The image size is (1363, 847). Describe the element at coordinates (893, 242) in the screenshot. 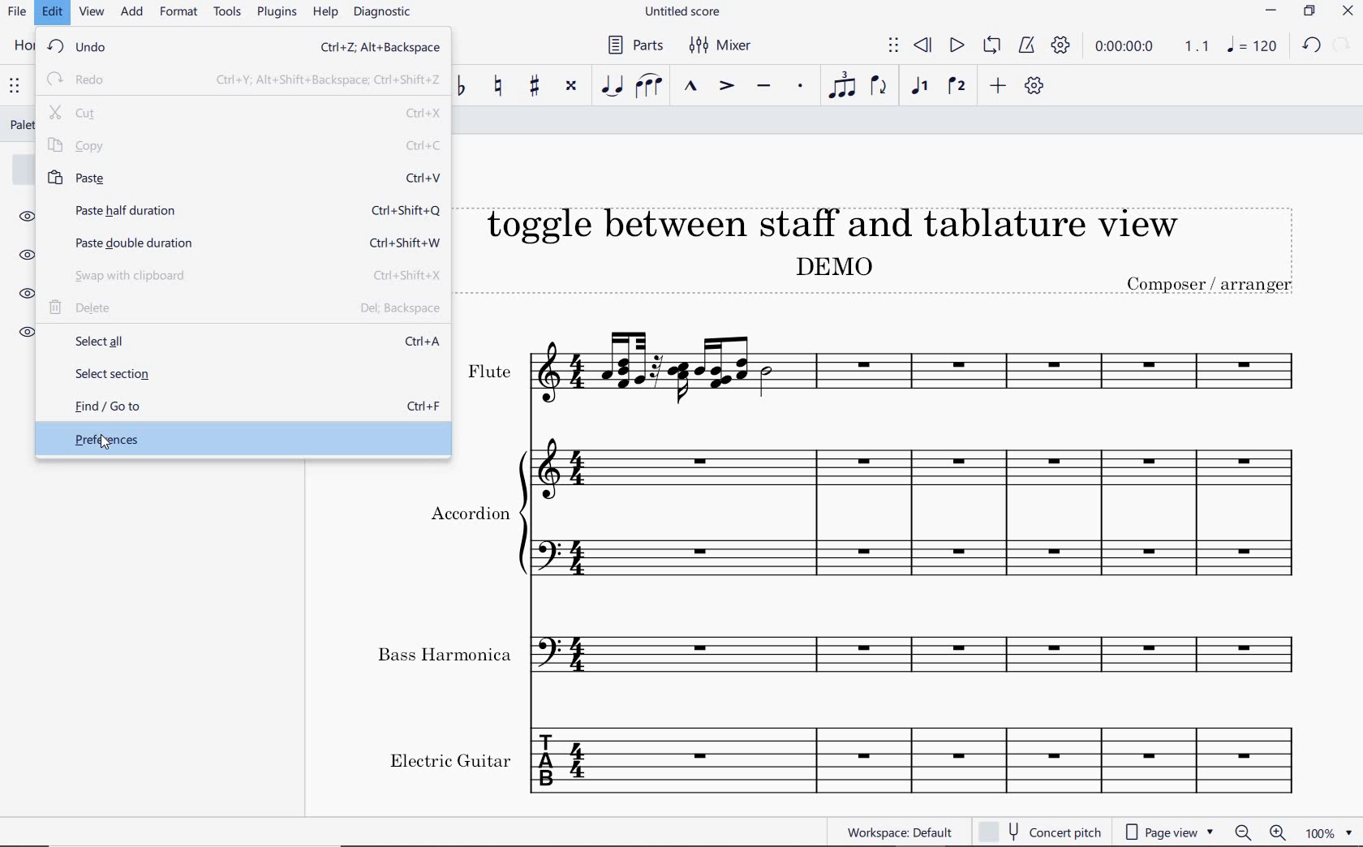

I see `Title` at that location.